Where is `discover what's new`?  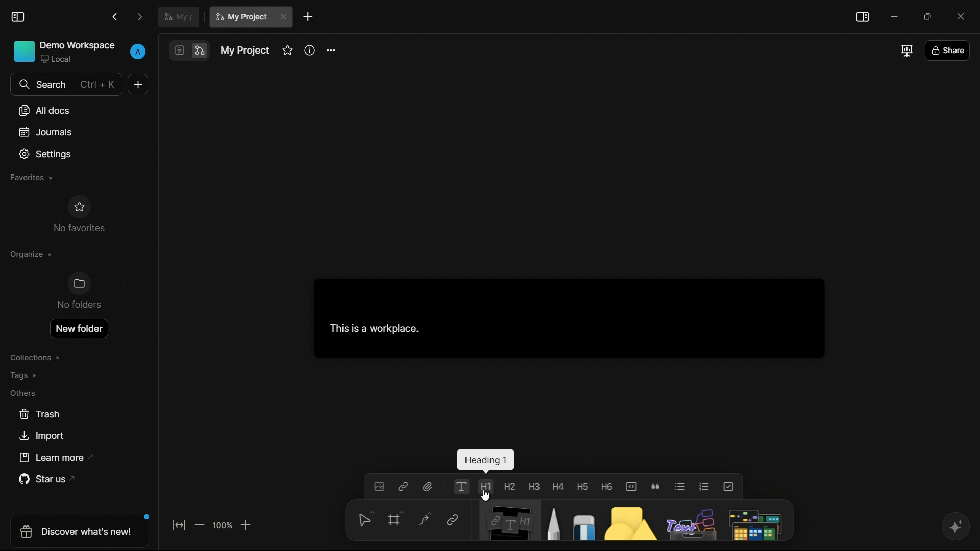
discover what's new is located at coordinates (76, 534).